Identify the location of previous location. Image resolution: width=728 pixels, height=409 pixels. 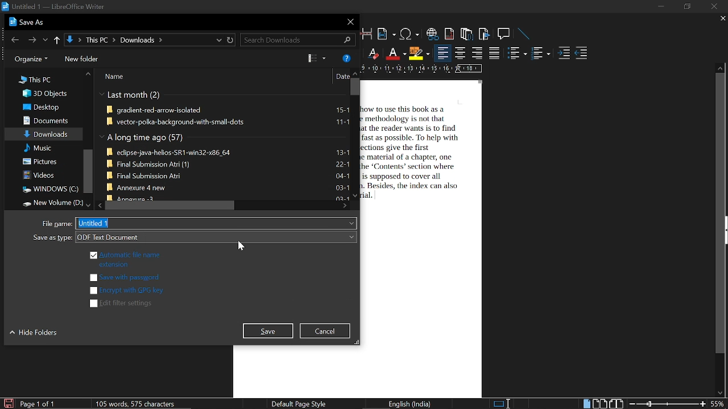
(45, 39).